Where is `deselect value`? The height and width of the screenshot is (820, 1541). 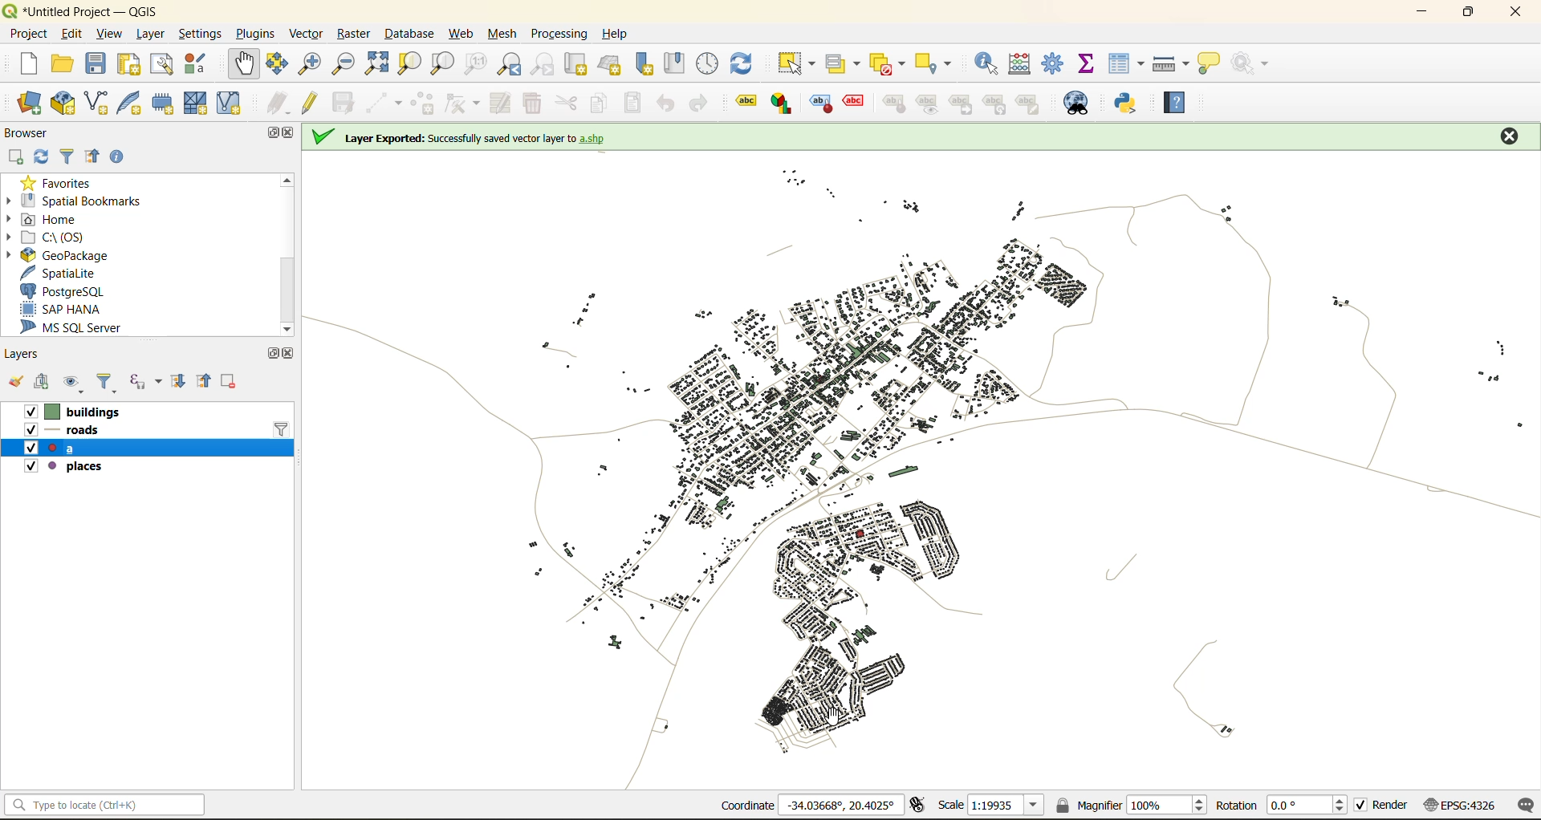 deselect value is located at coordinates (885, 62).